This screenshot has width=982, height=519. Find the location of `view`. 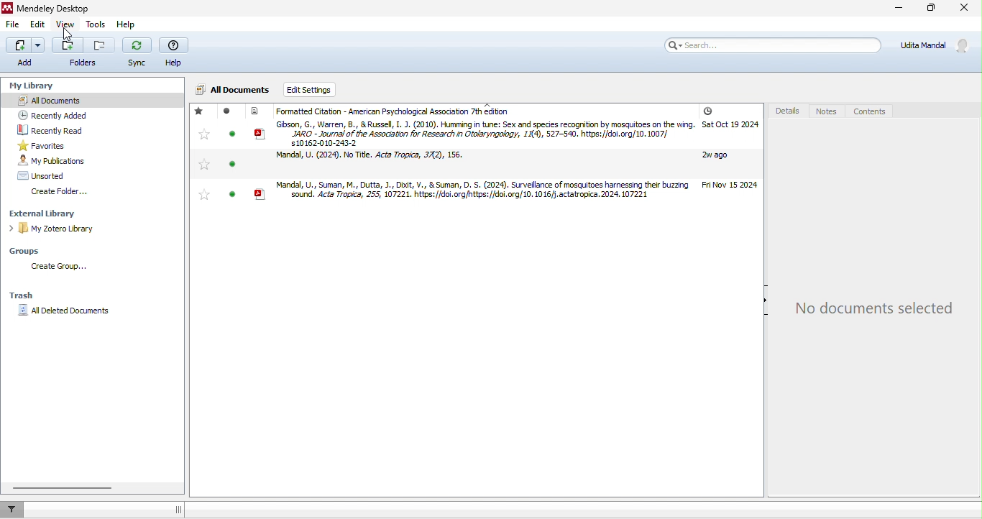

view is located at coordinates (68, 25).